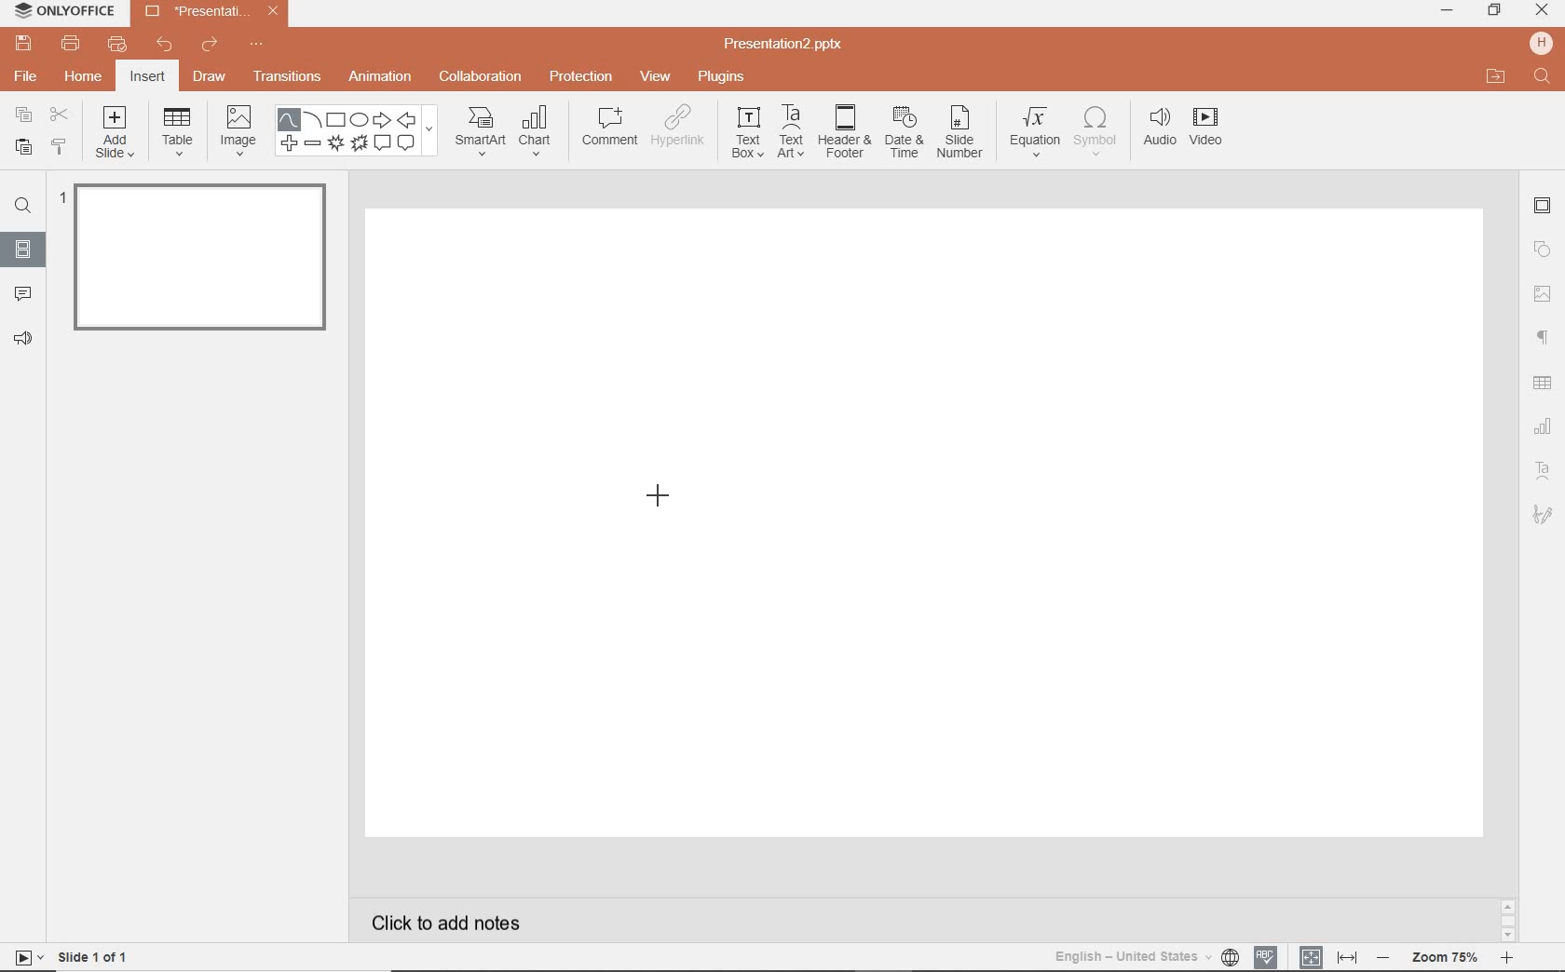  Describe the element at coordinates (1544, 207) in the screenshot. I see `SLIDE SETTINGS` at that location.